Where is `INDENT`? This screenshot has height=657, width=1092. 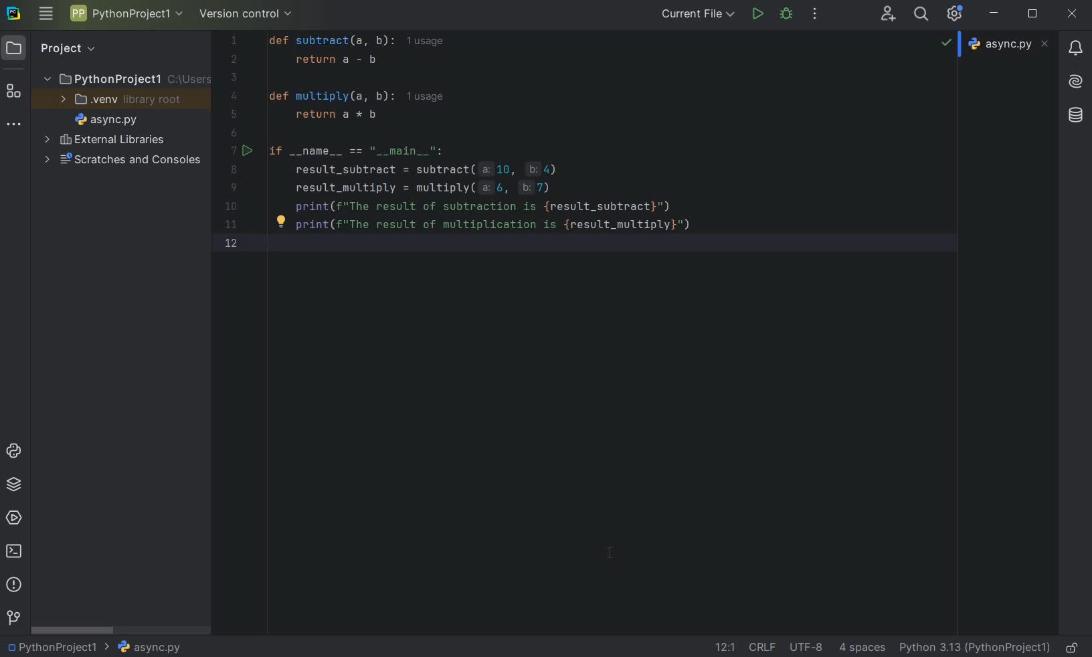
INDENT is located at coordinates (860, 647).